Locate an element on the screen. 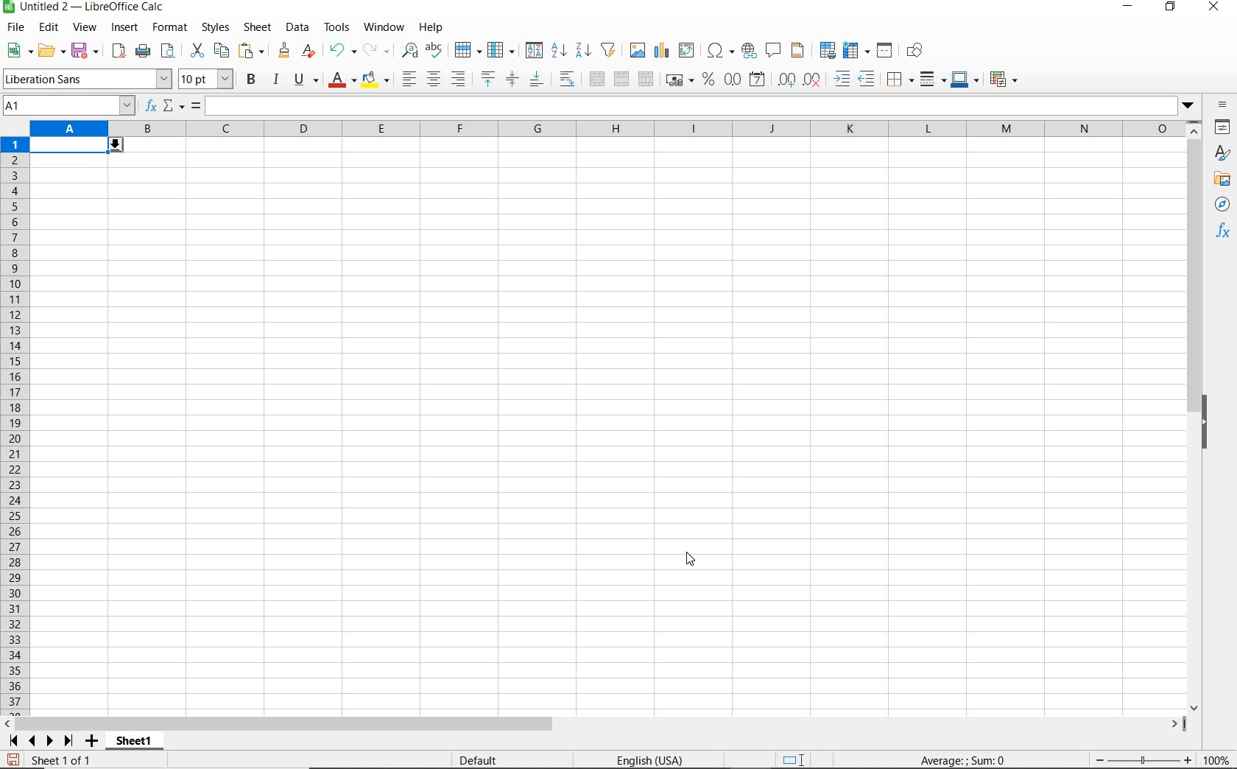  add decimal place is located at coordinates (787, 80).